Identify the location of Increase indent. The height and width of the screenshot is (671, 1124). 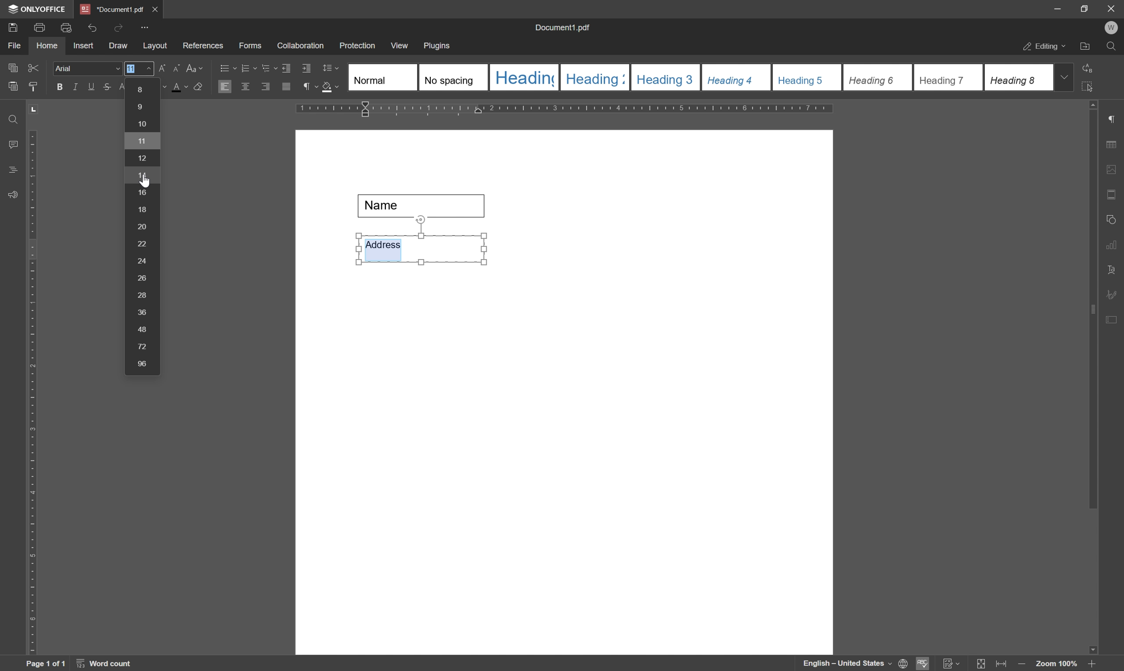
(308, 69).